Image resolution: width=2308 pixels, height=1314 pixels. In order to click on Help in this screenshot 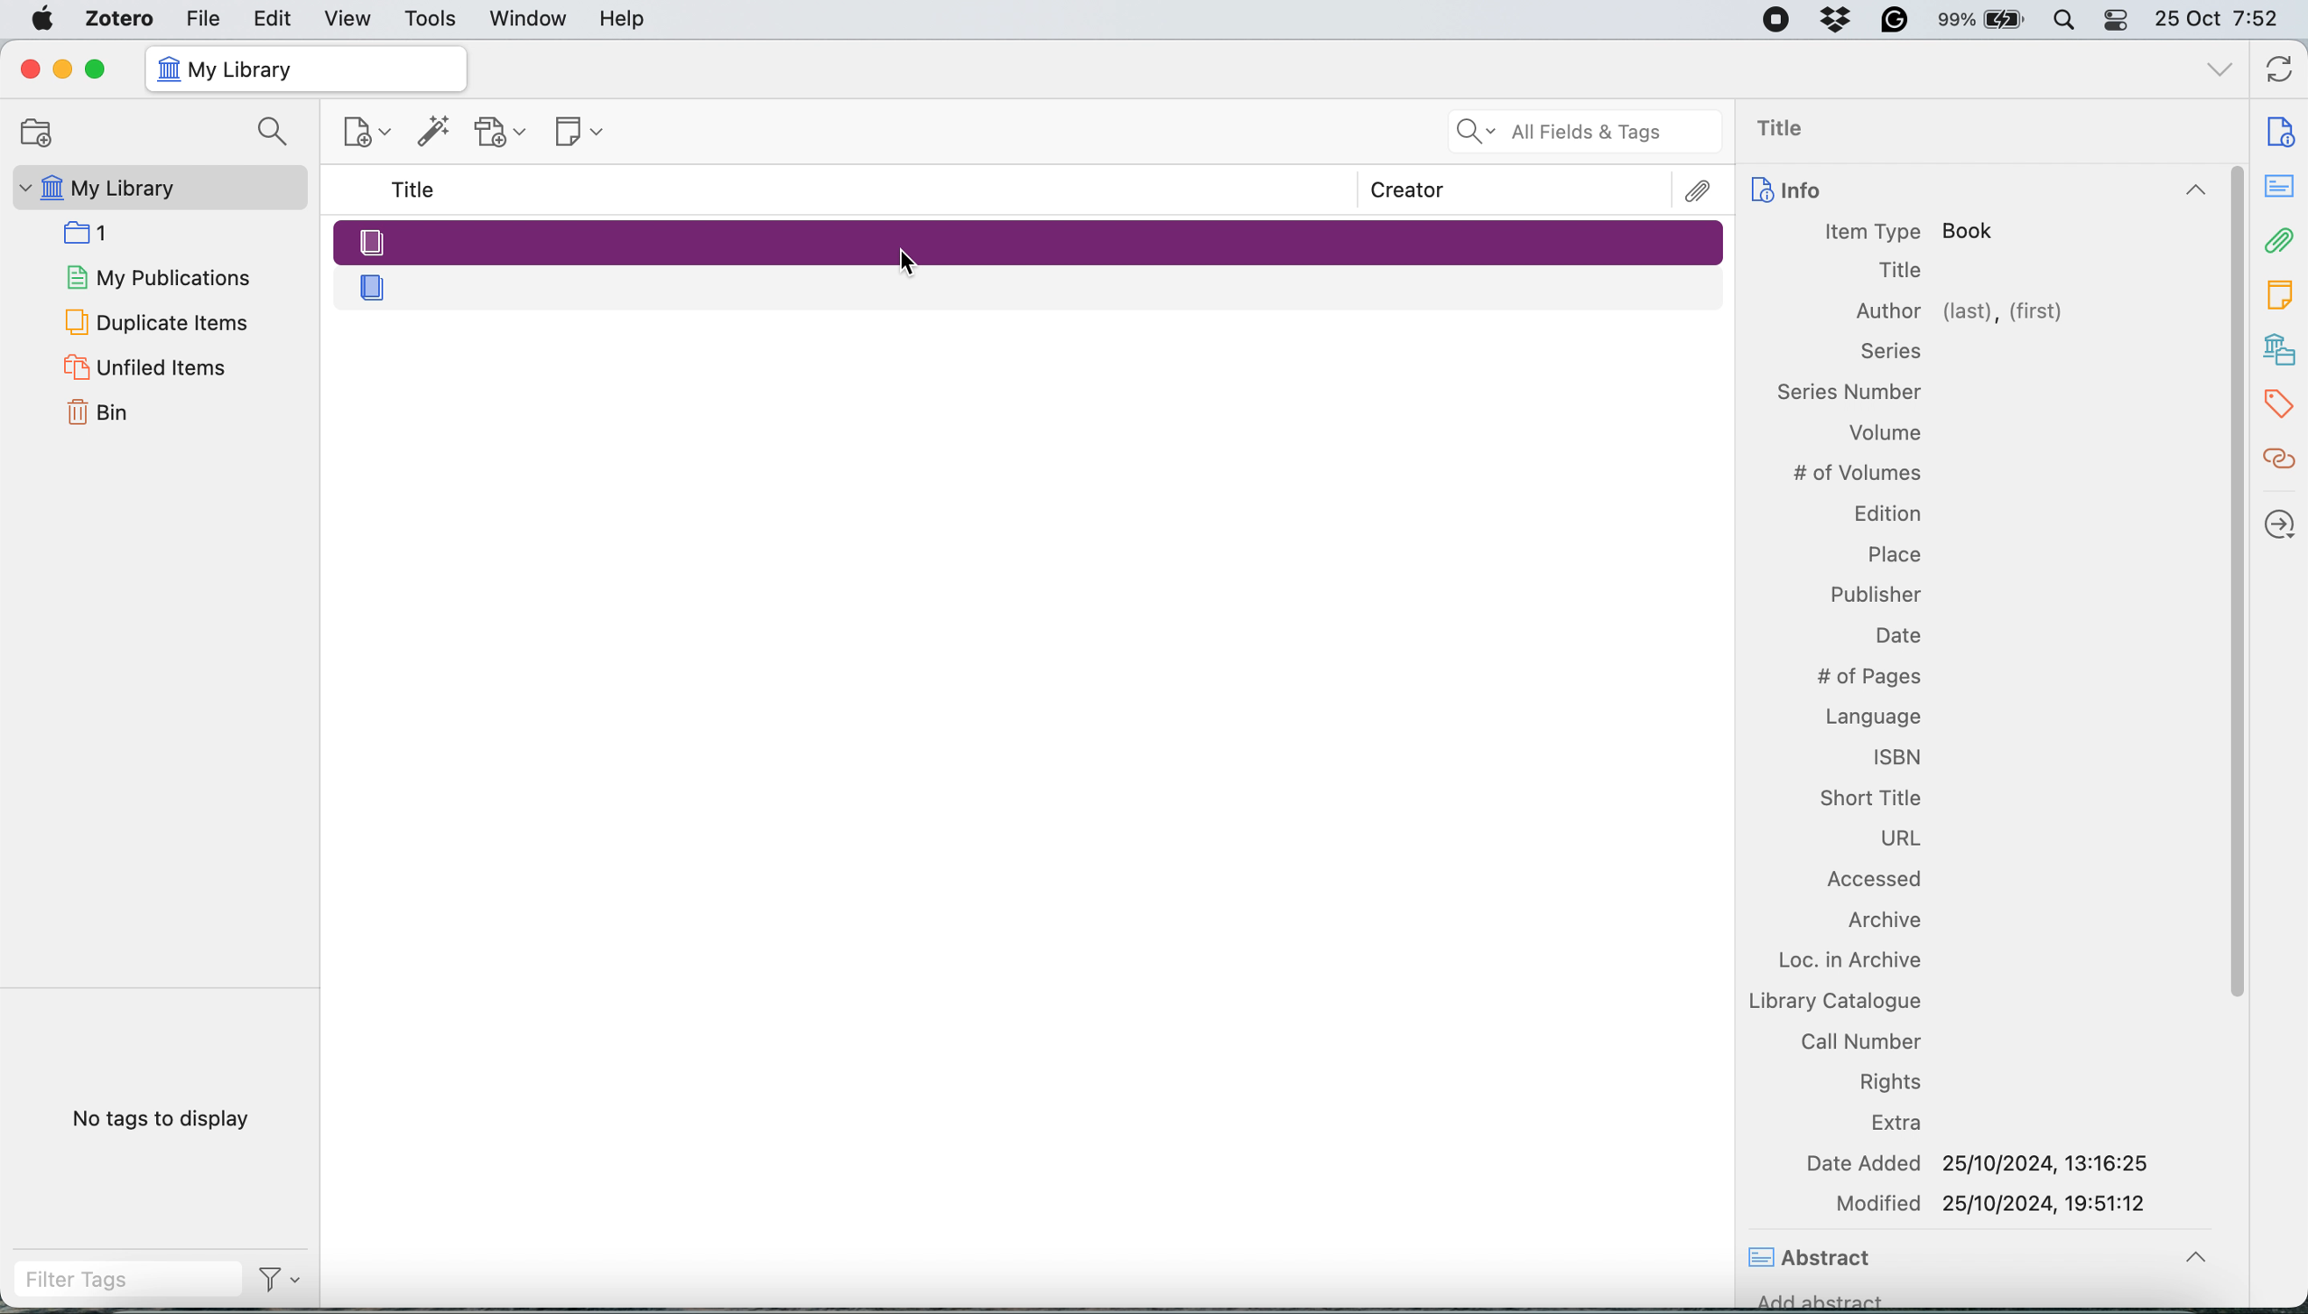, I will do `click(622, 18)`.